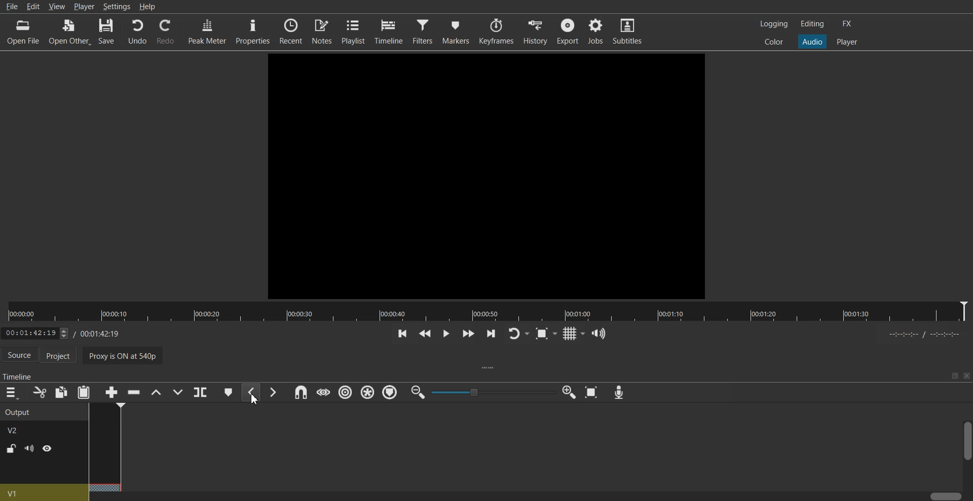 Image resolution: width=973 pixels, height=501 pixels. Describe the element at coordinates (775, 42) in the screenshot. I see `Switch to the color layout` at that location.